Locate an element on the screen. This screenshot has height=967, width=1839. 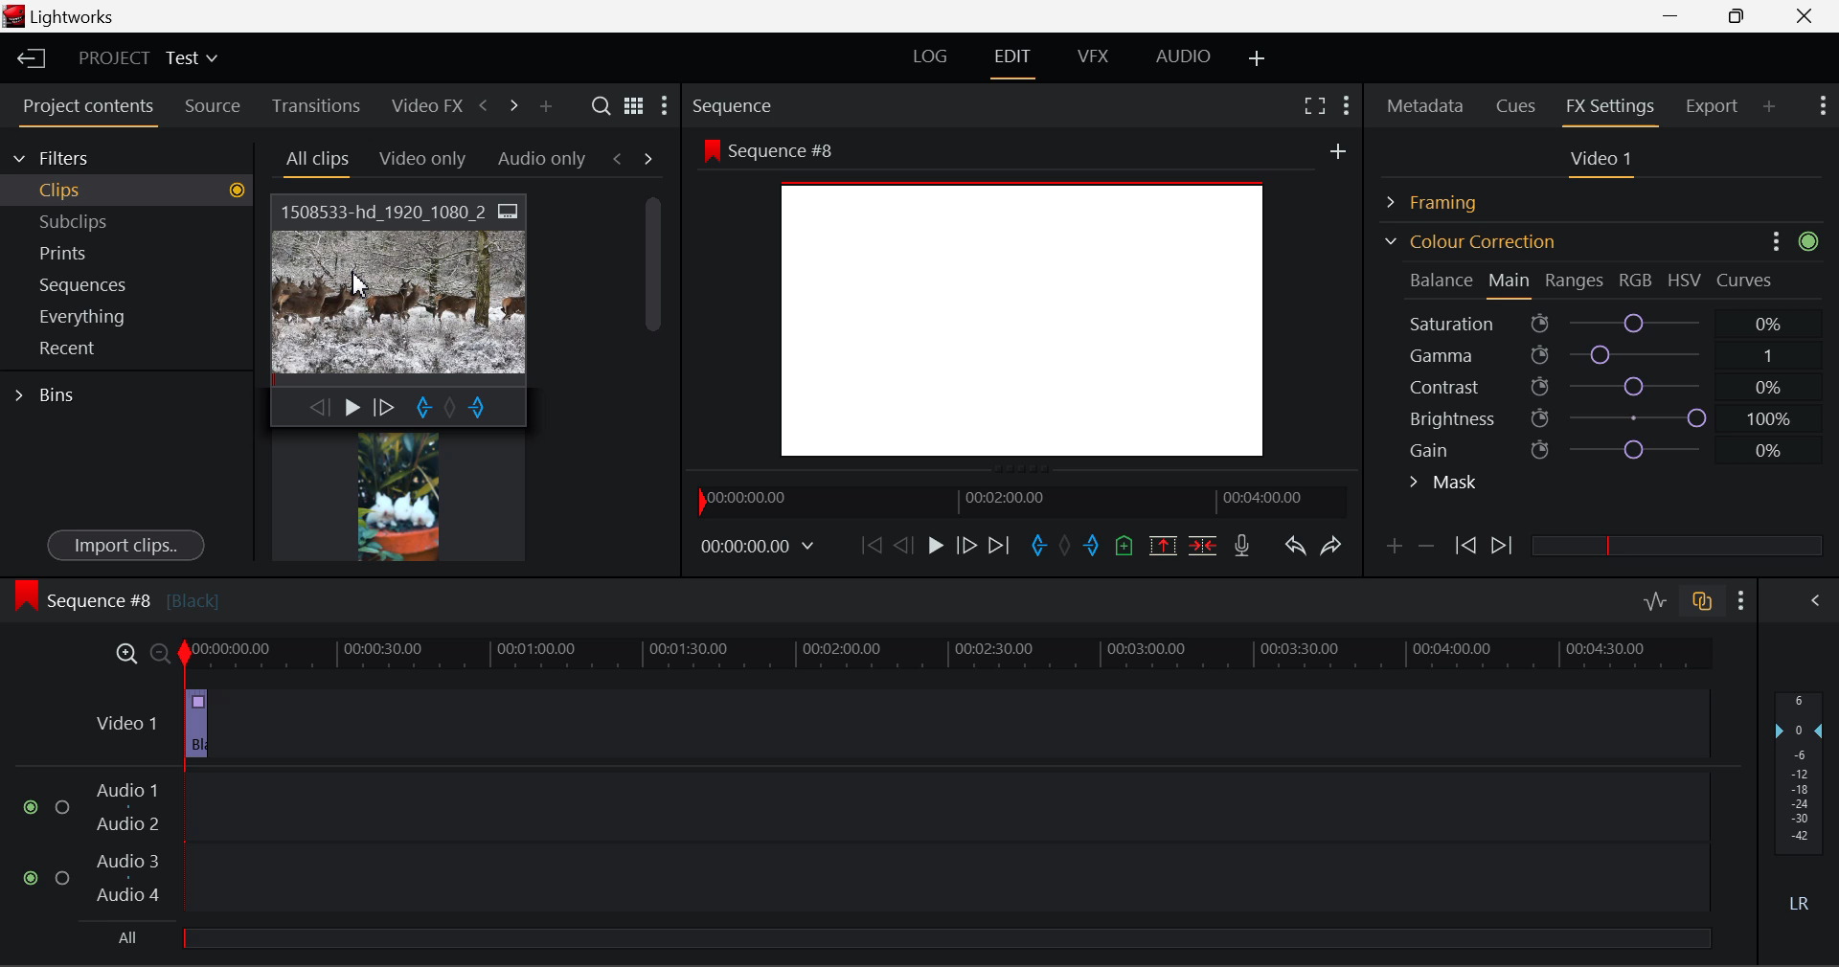
Close is located at coordinates (1808, 16).